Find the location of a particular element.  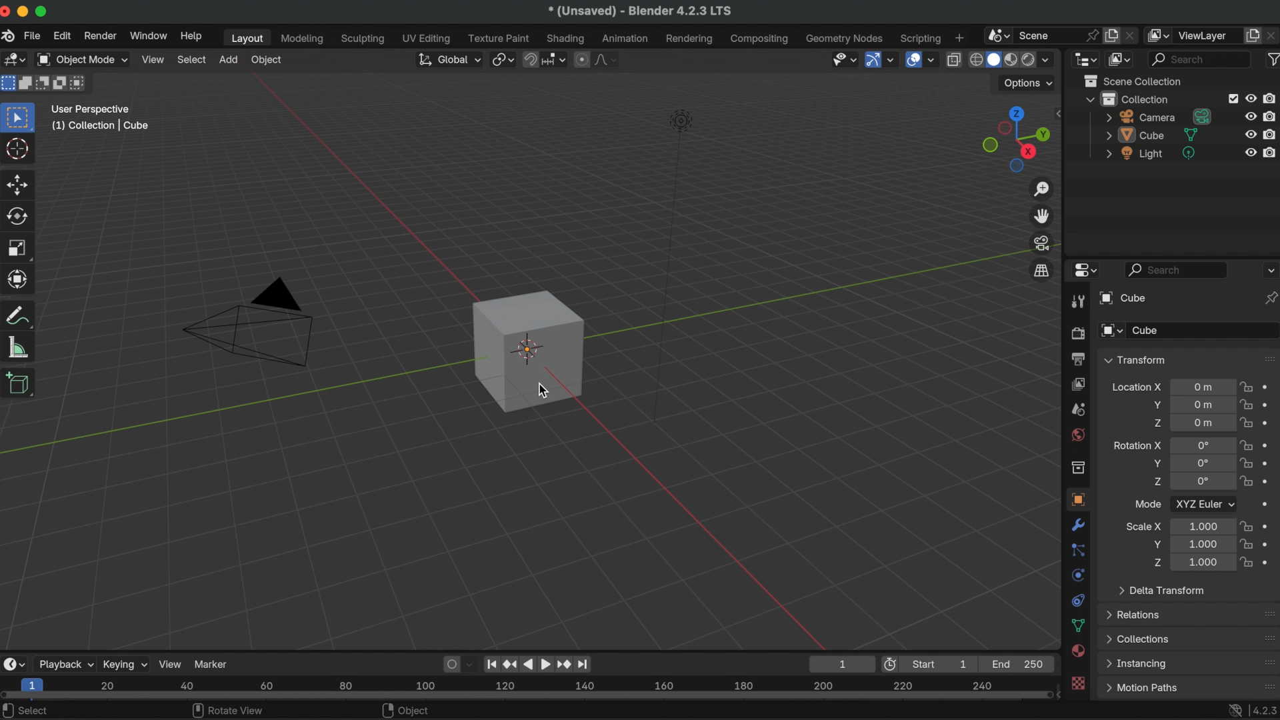

mode extend existing condition is located at coordinates (27, 83).